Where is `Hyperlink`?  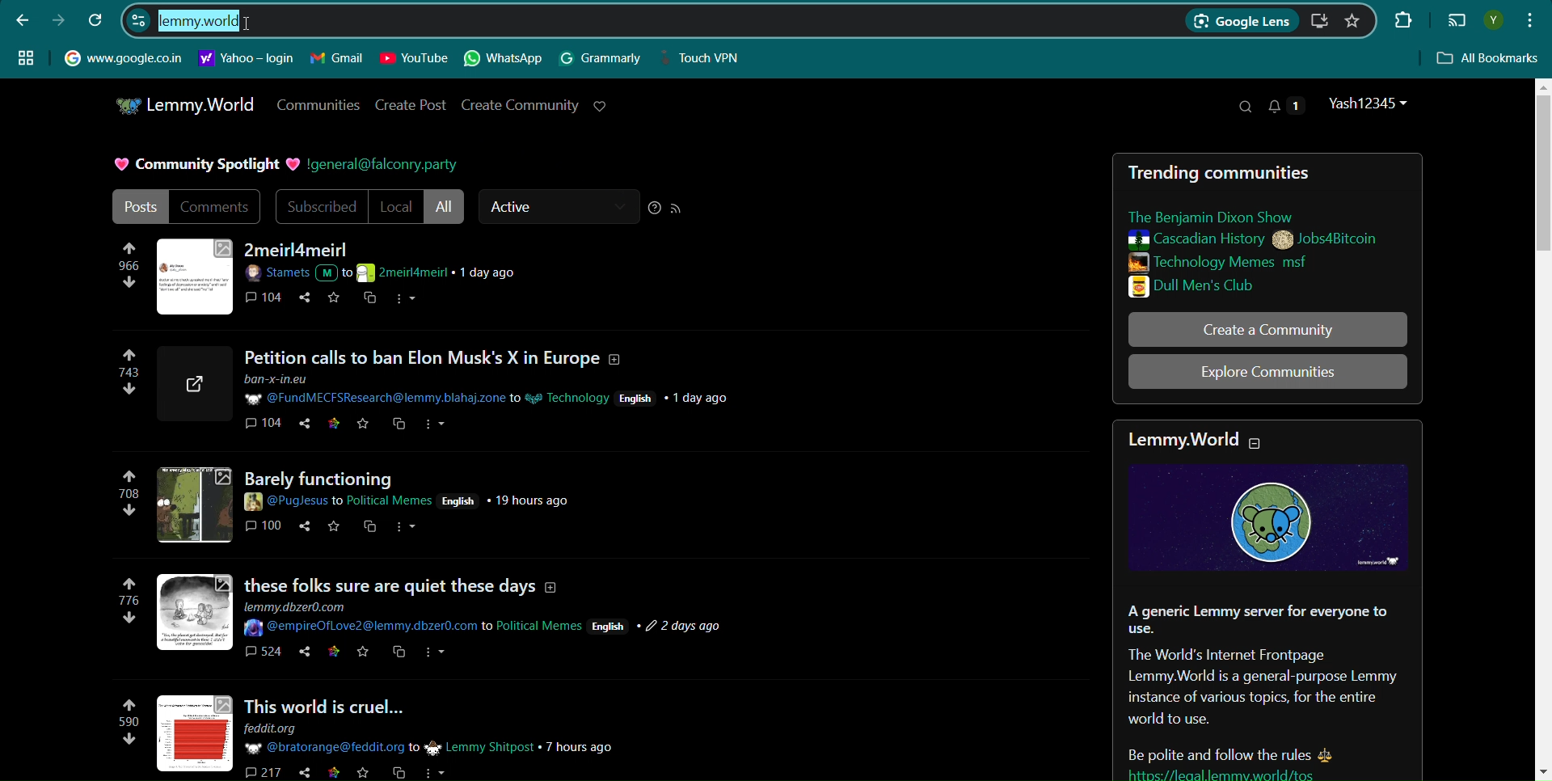 Hyperlink is located at coordinates (382, 165).